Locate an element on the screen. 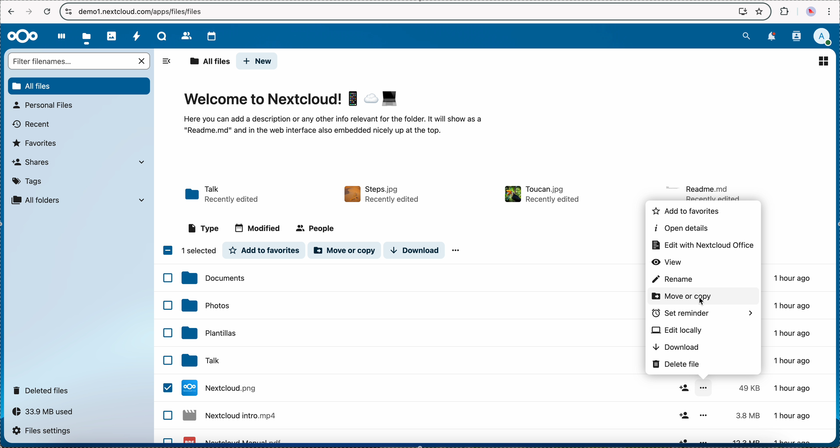 This screenshot has height=448, width=840. 1 item selected is located at coordinates (190, 250).